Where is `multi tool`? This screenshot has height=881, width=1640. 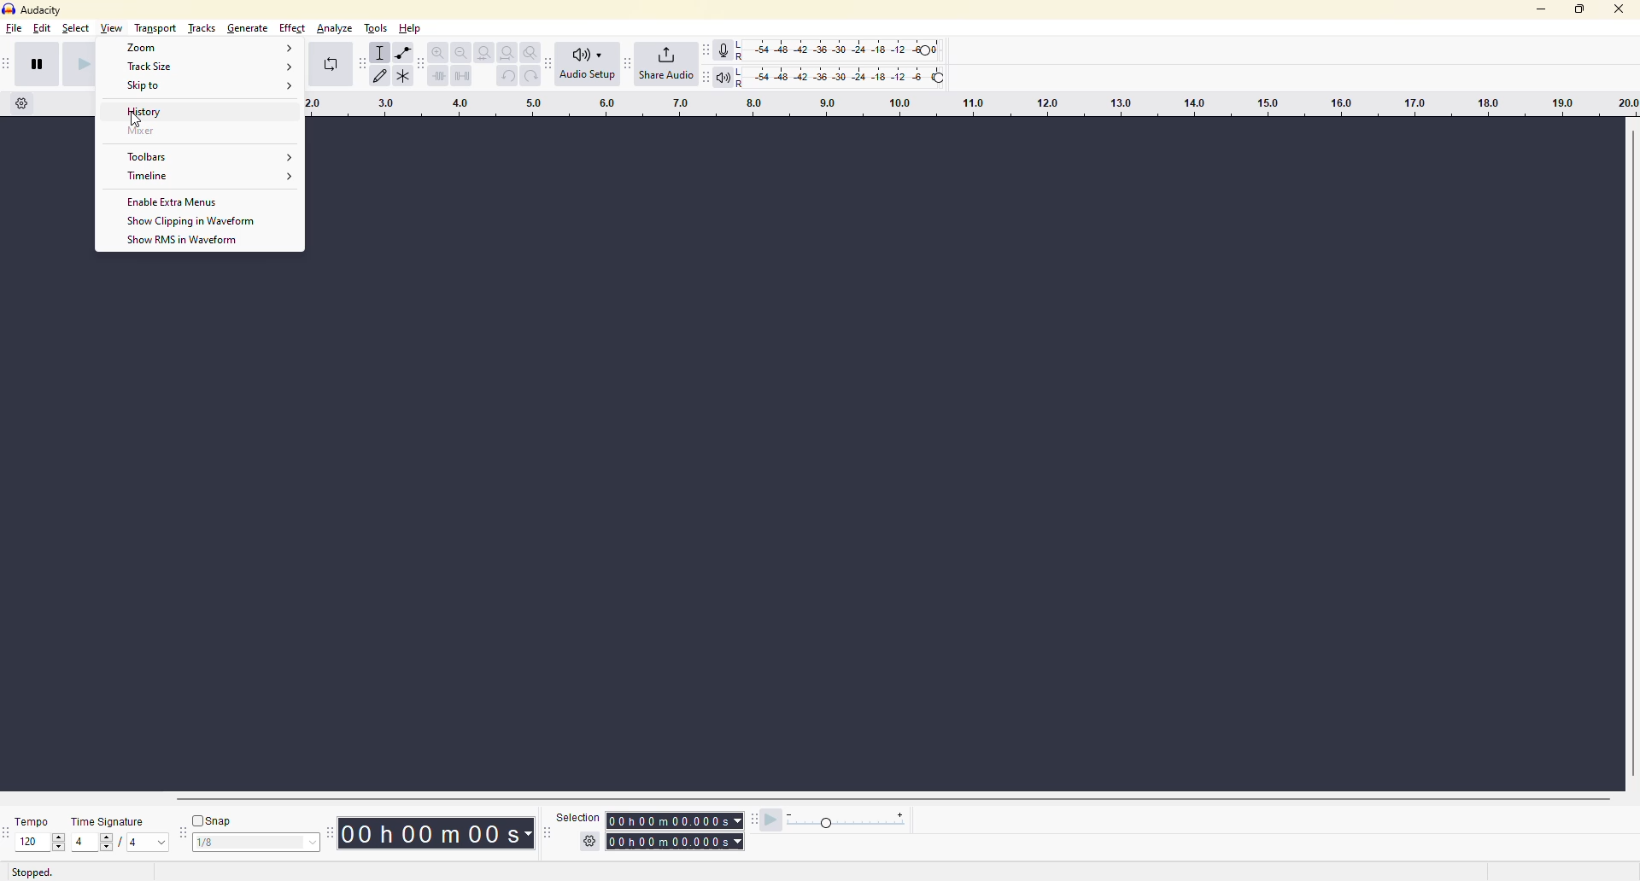
multi tool is located at coordinates (407, 78).